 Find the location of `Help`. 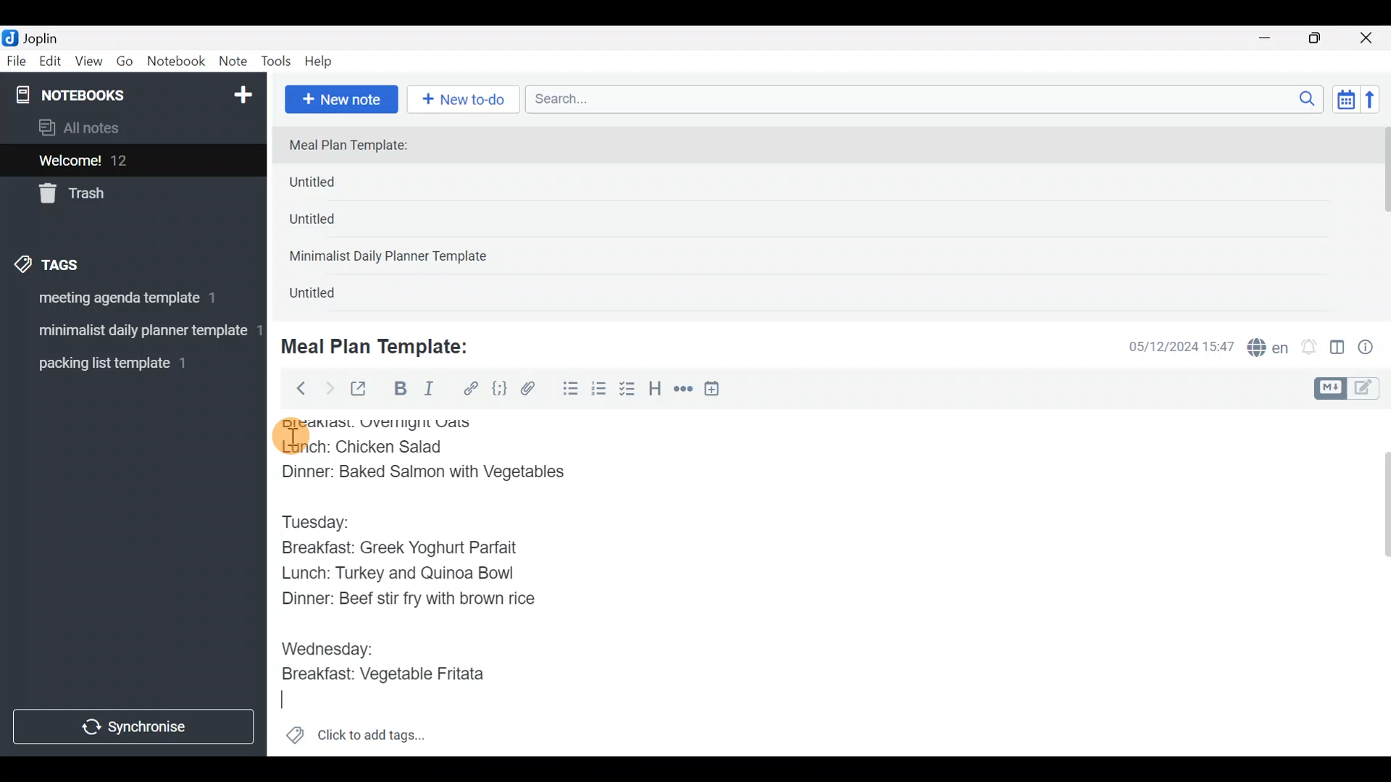

Help is located at coordinates (324, 59).